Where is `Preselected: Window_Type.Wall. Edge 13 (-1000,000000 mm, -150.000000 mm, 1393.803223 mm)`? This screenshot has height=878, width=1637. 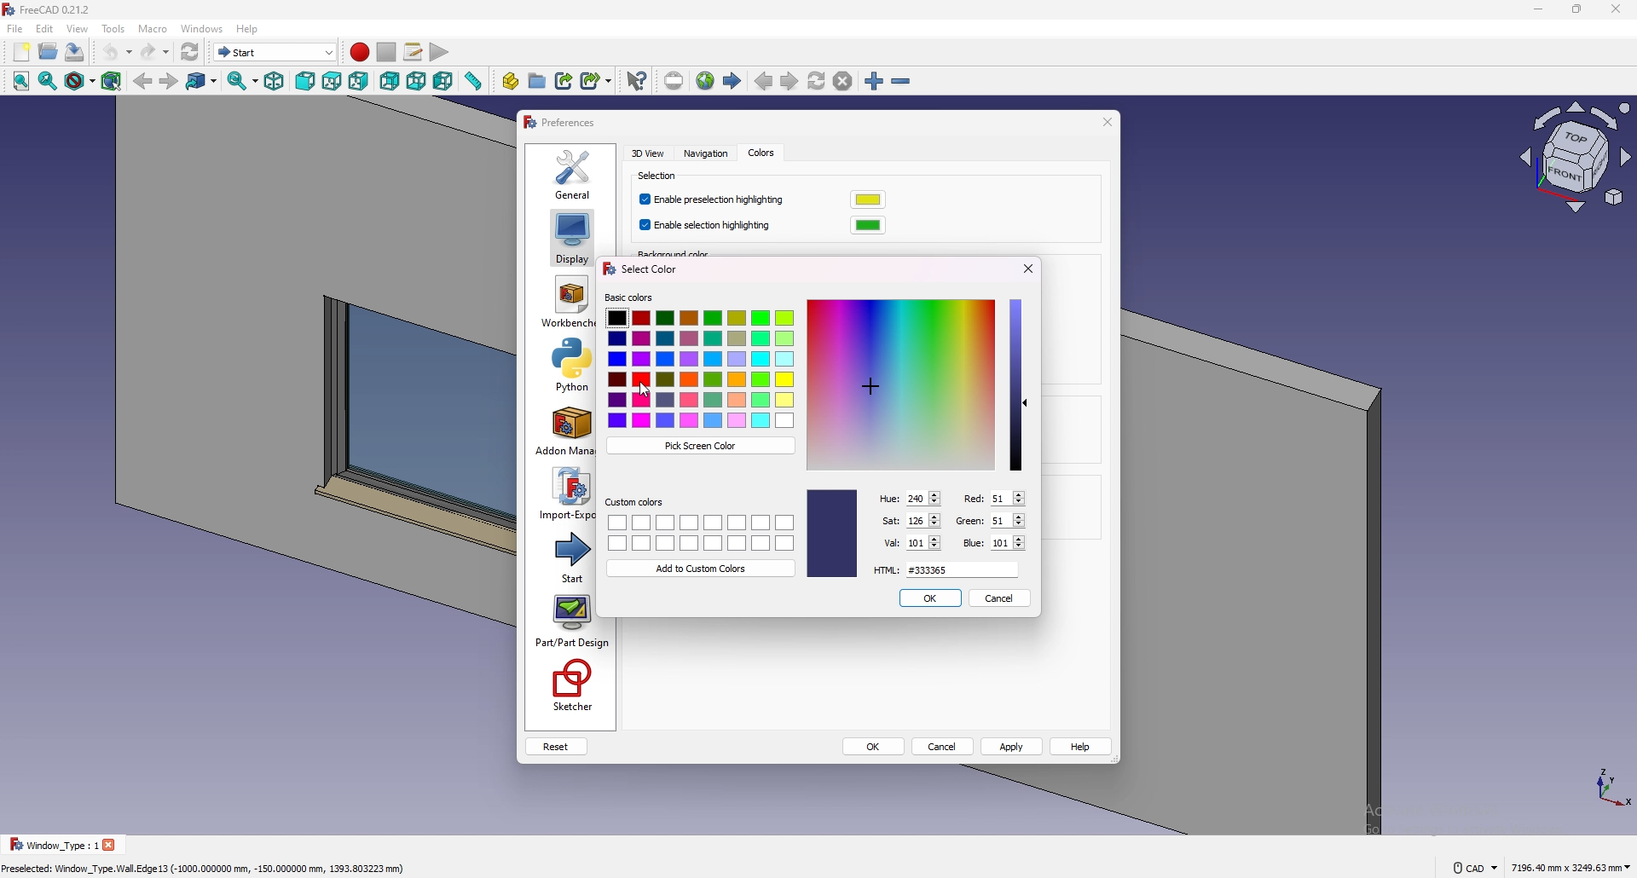
Preselected: Window_Type.Wall. Edge 13 (-1000,000000 mm, -150.000000 mm, 1393.803223 mm) is located at coordinates (207, 866).